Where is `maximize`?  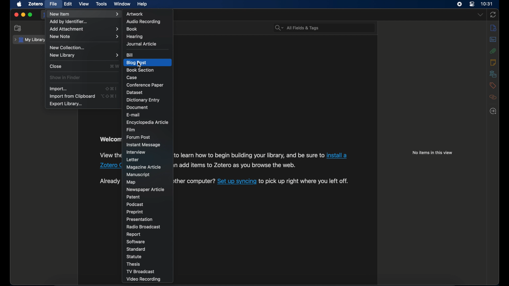
maximize is located at coordinates (30, 15).